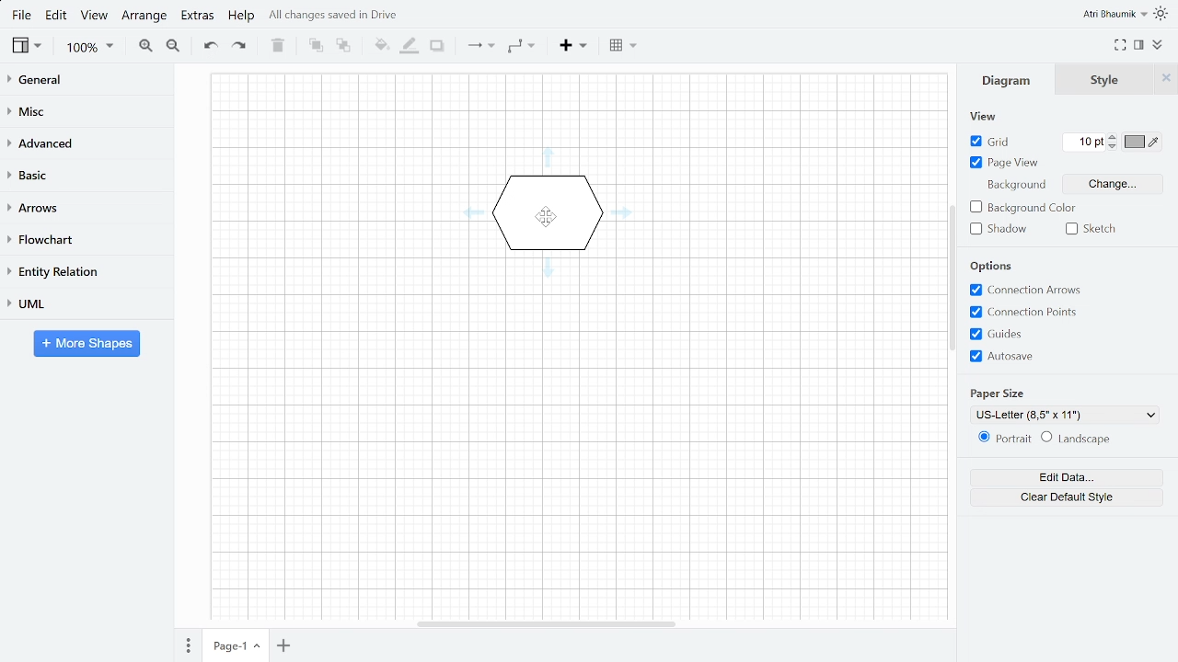  I want to click on To back, so click(344, 47).